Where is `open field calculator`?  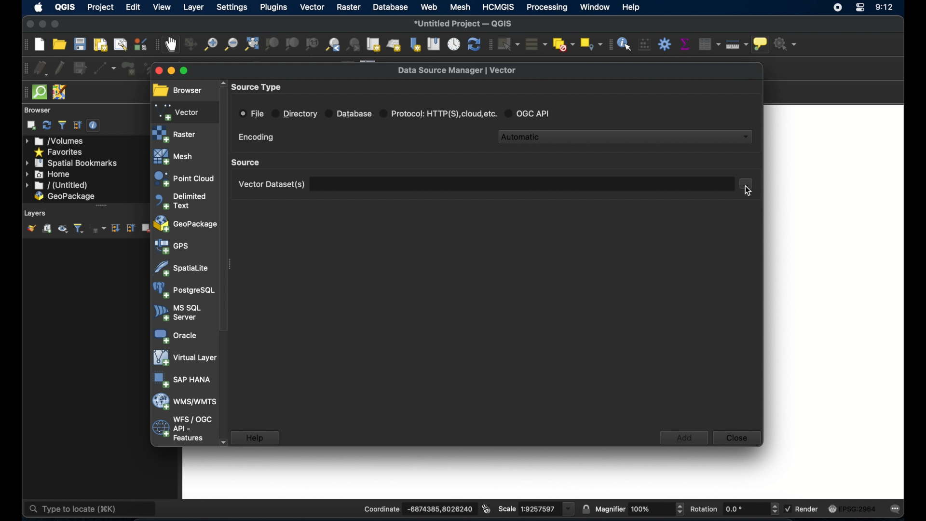 open field calculator is located at coordinates (644, 44).